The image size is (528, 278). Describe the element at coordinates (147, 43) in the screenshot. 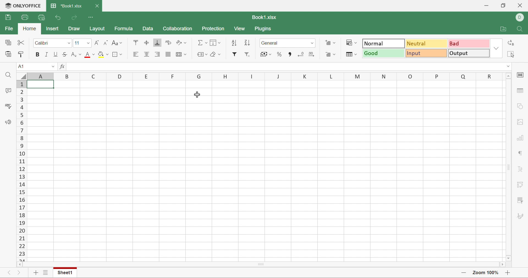

I see `Align Middle` at that location.